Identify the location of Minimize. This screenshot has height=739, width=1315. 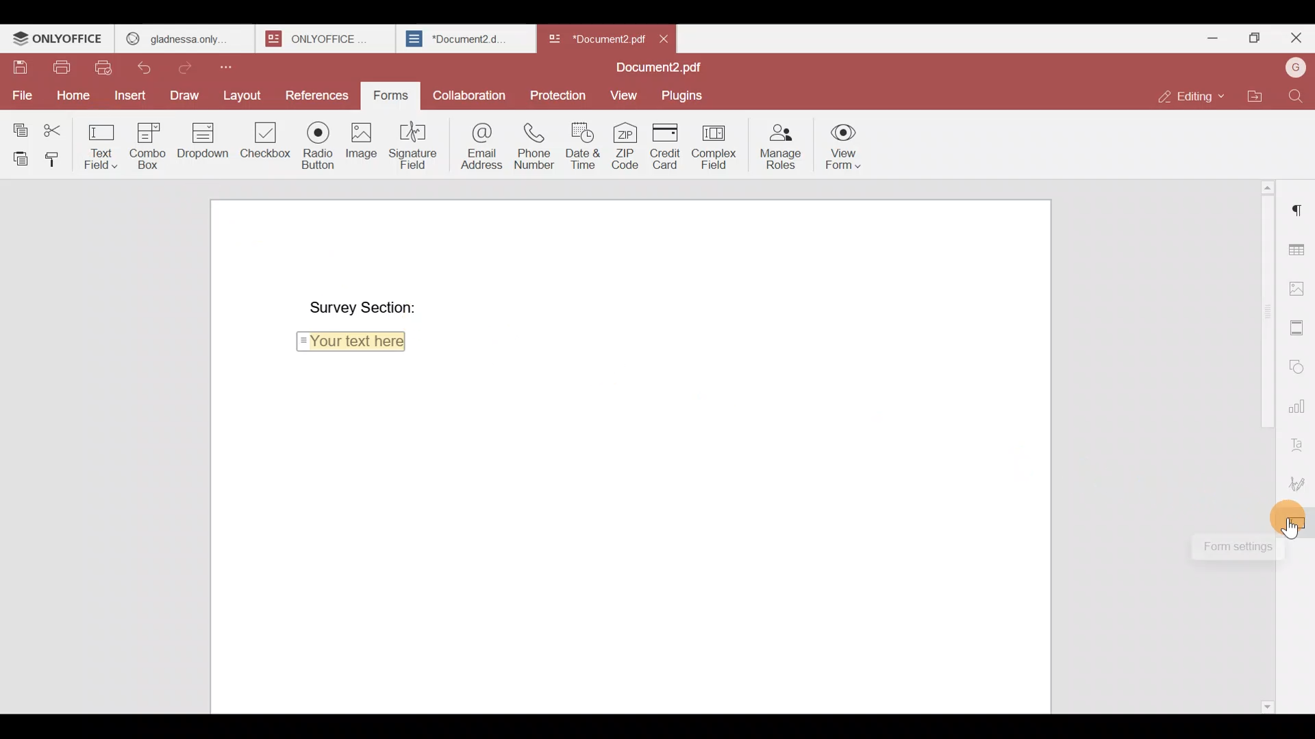
(1217, 38).